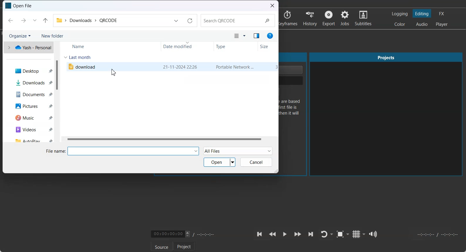  I want to click on File name, so click(55, 151).